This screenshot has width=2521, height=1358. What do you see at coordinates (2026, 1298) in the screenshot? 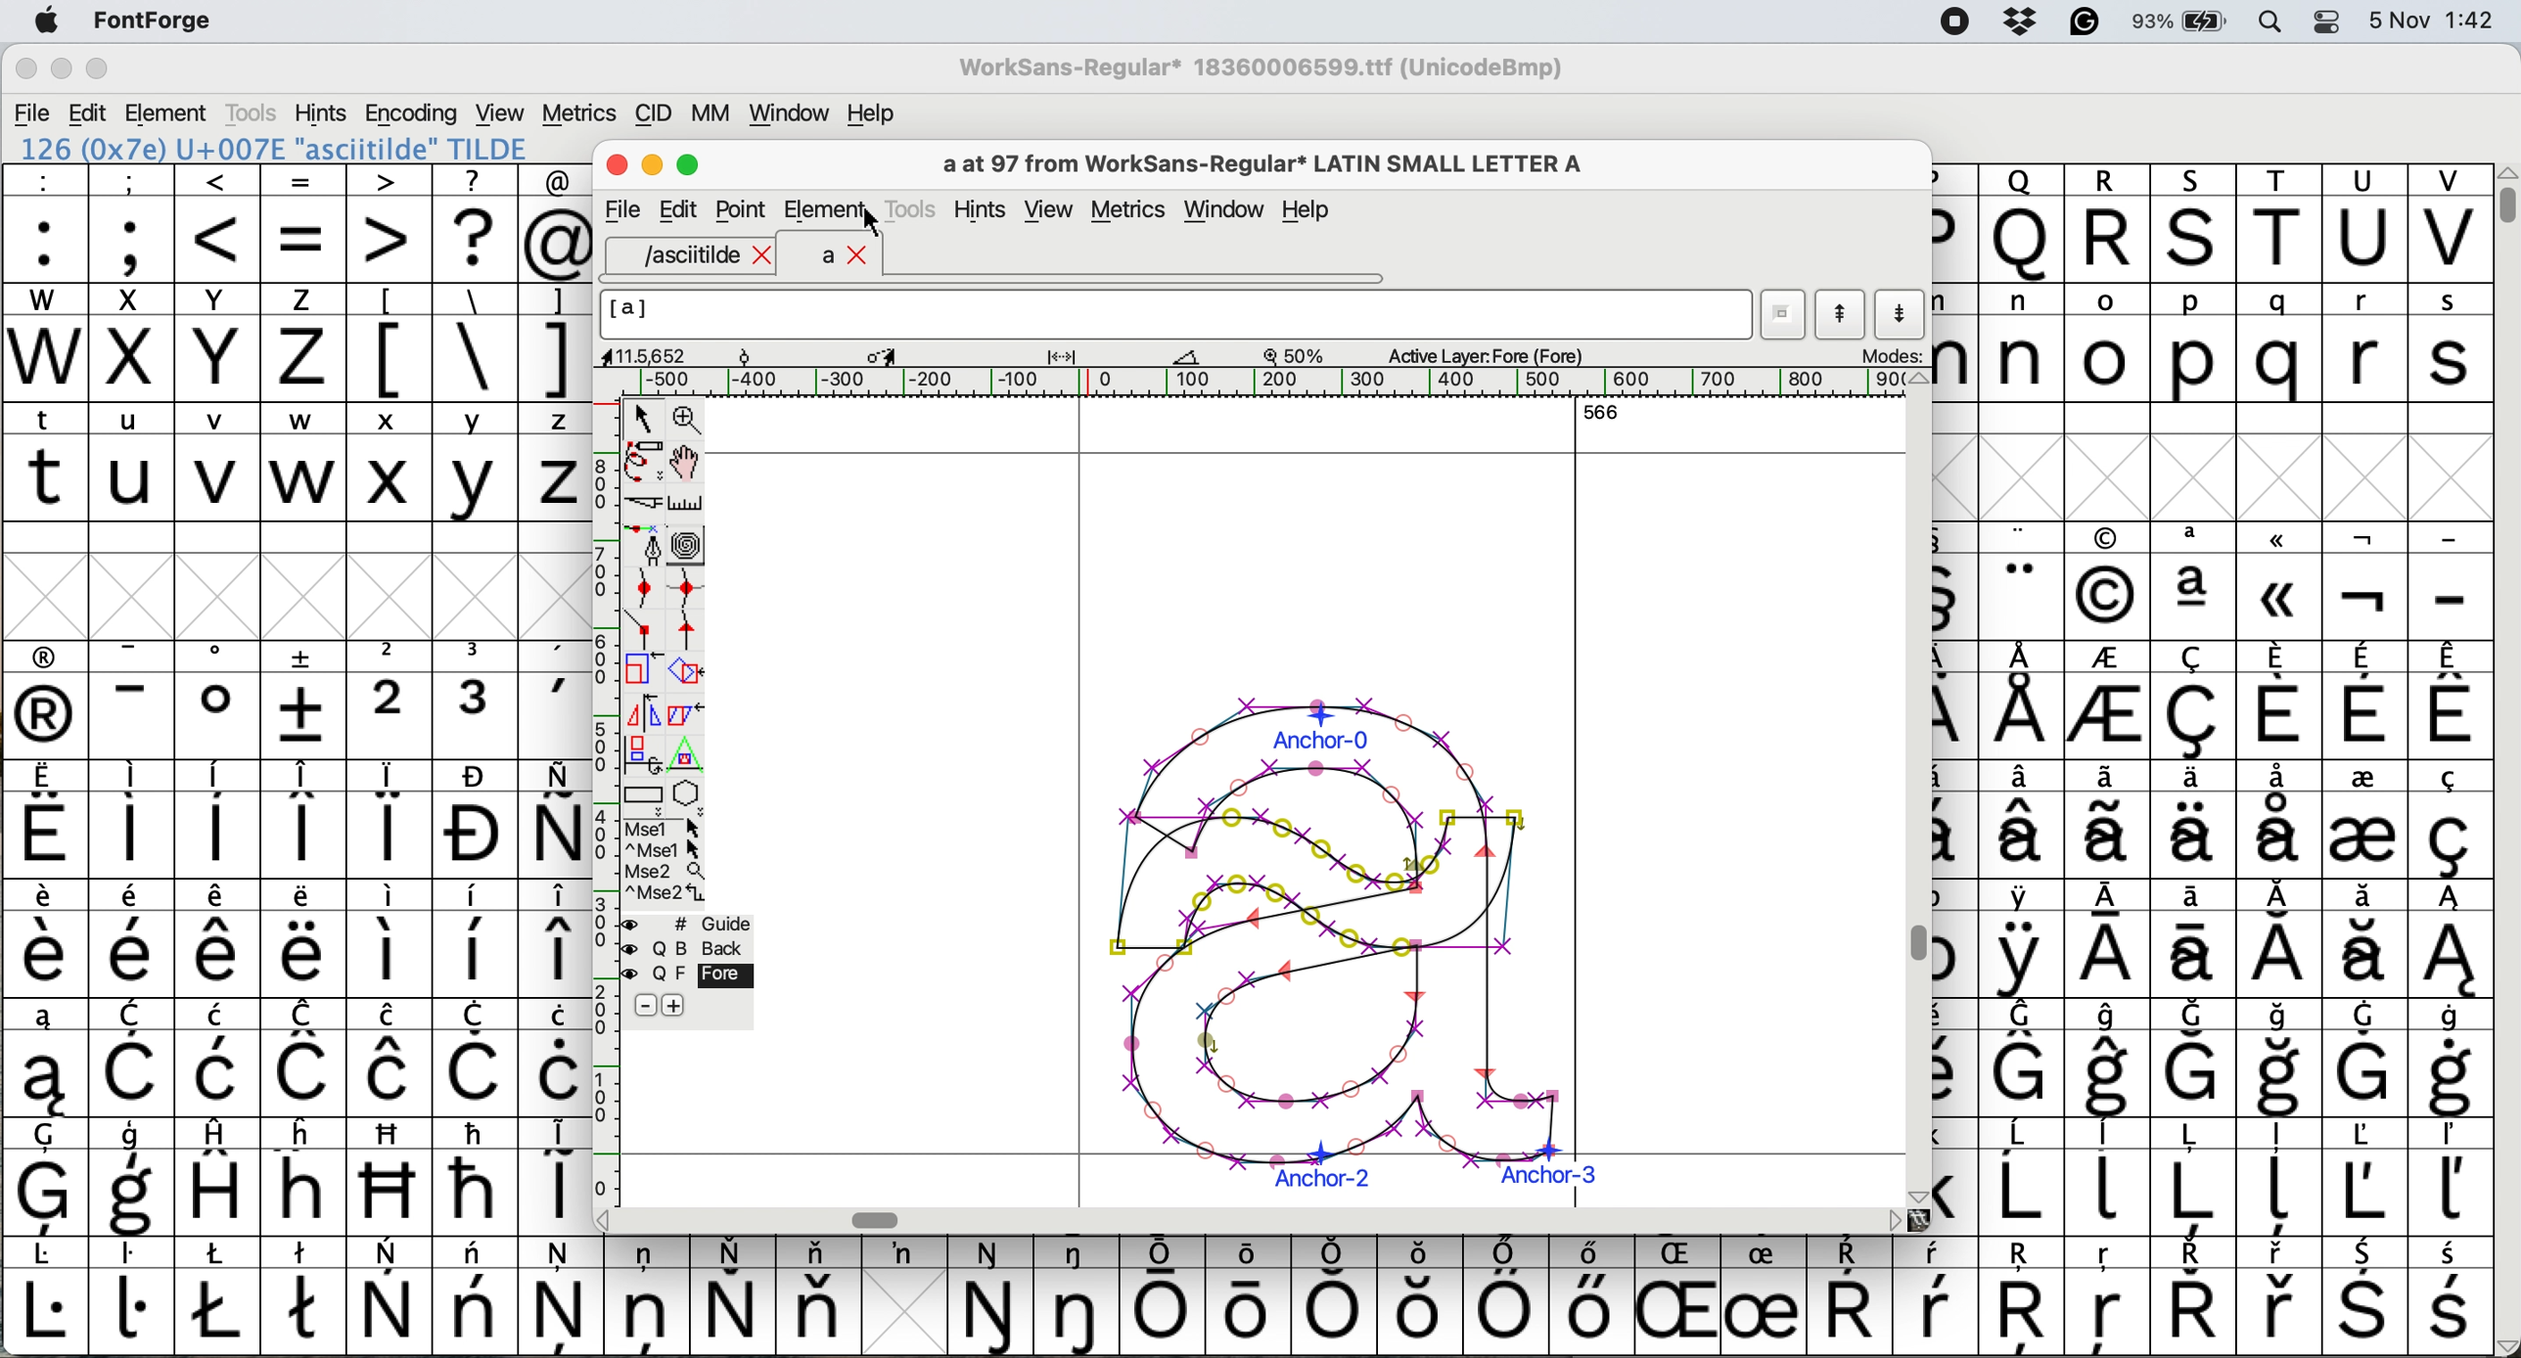
I see `` at bounding box center [2026, 1298].